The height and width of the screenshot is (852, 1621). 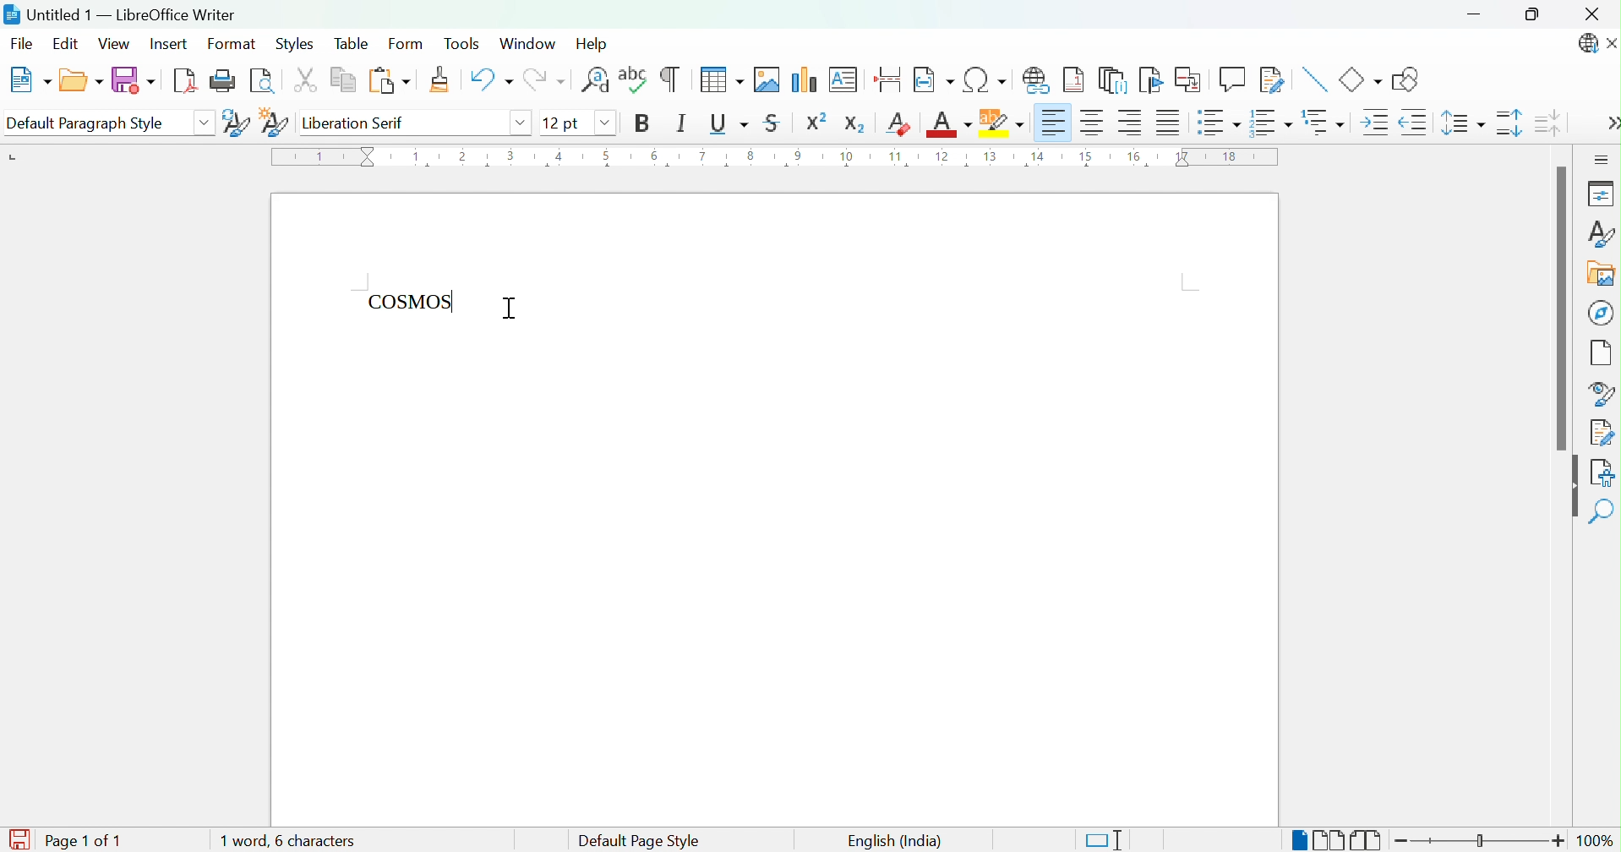 I want to click on Form, so click(x=406, y=45).